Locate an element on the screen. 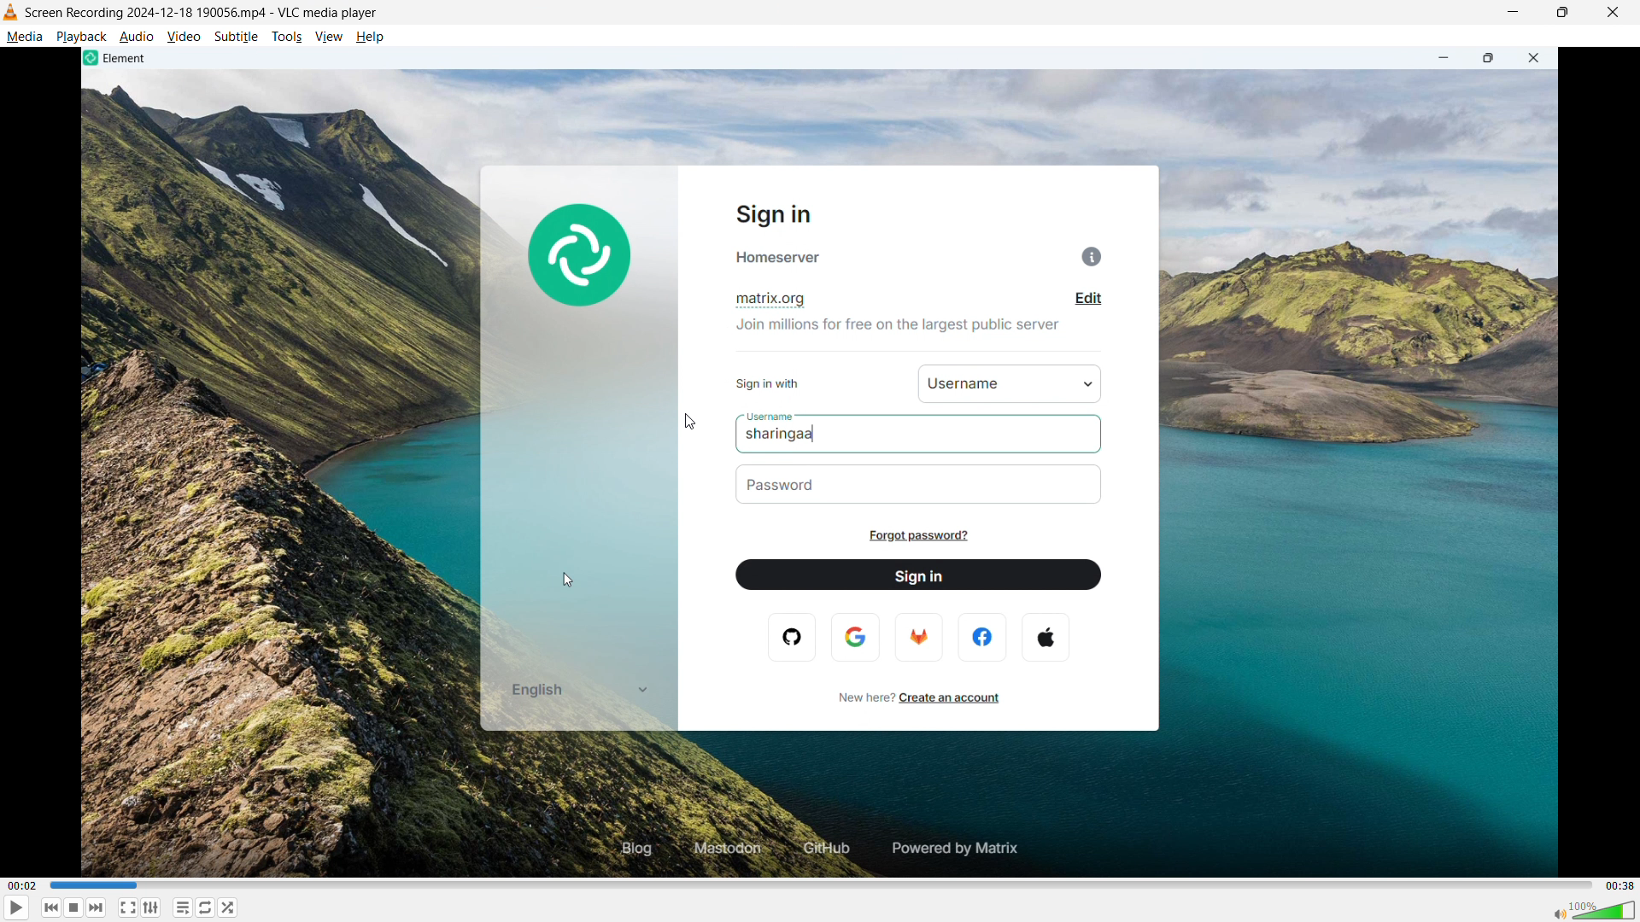 This screenshot has height=922, width=1640. 00:32 is located at coordinates (23, 884).